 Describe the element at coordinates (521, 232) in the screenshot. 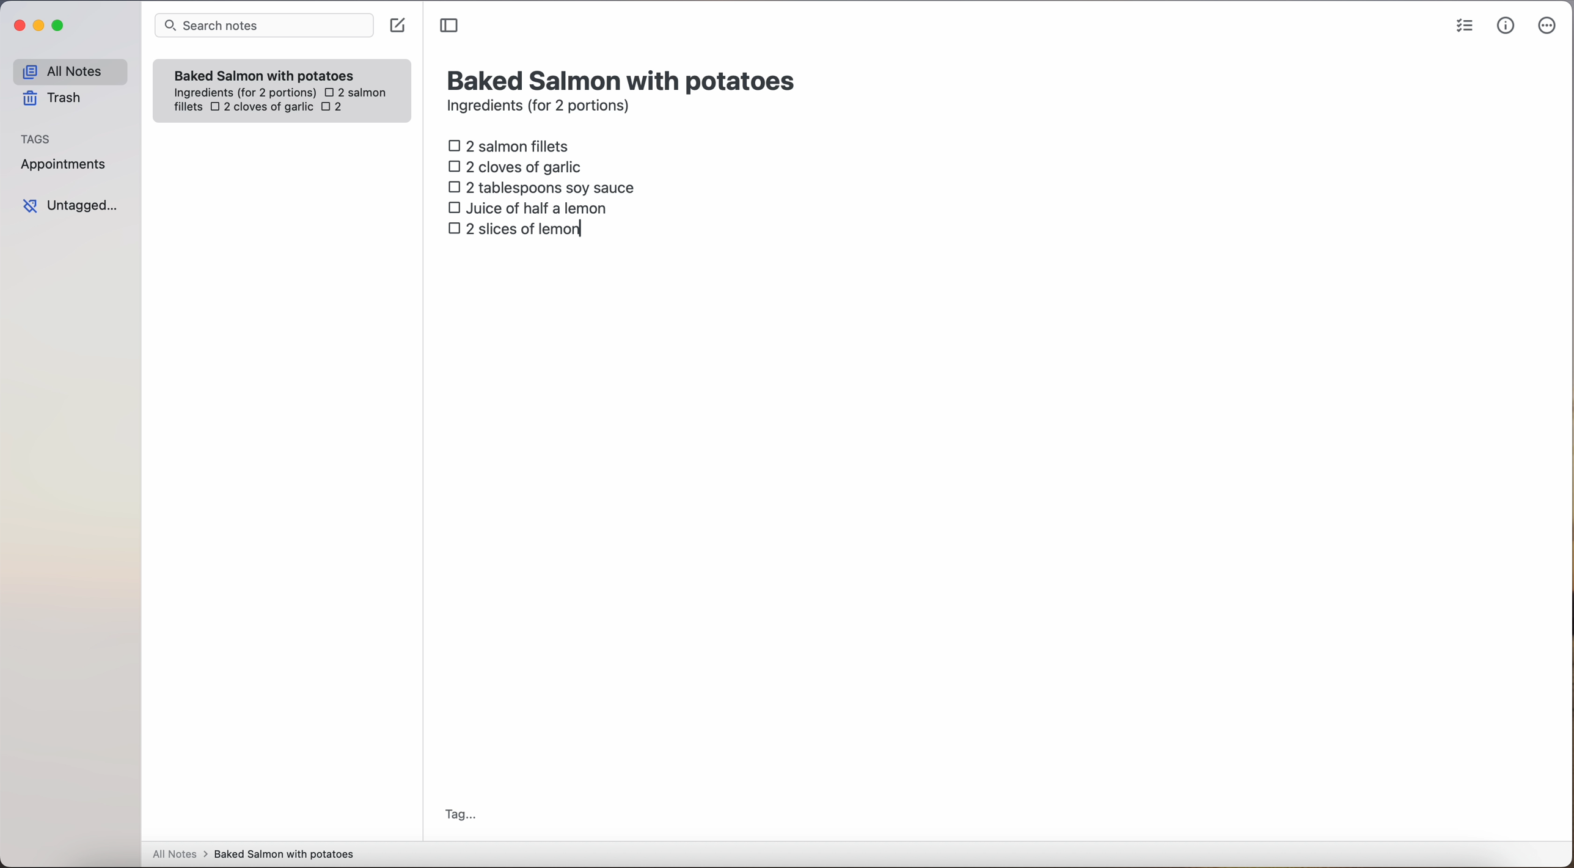

I see `2 slices of lemon` at that location.